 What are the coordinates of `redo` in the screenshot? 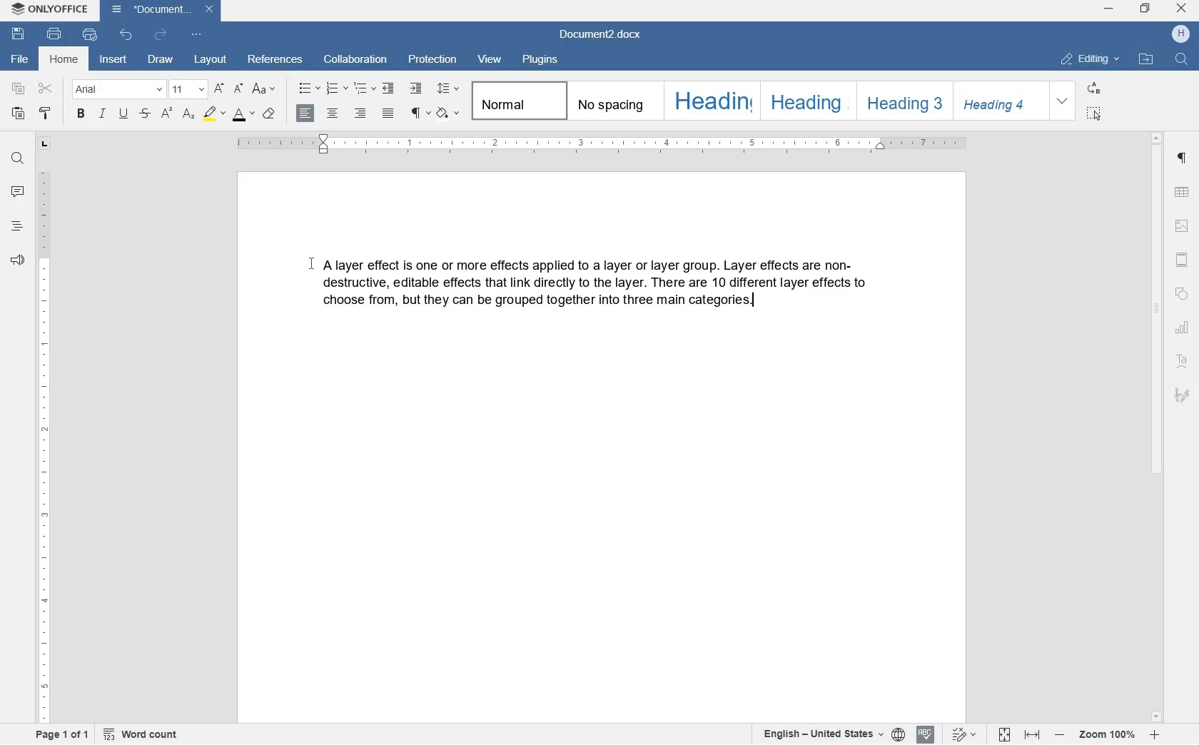 It's located at (158, 36).